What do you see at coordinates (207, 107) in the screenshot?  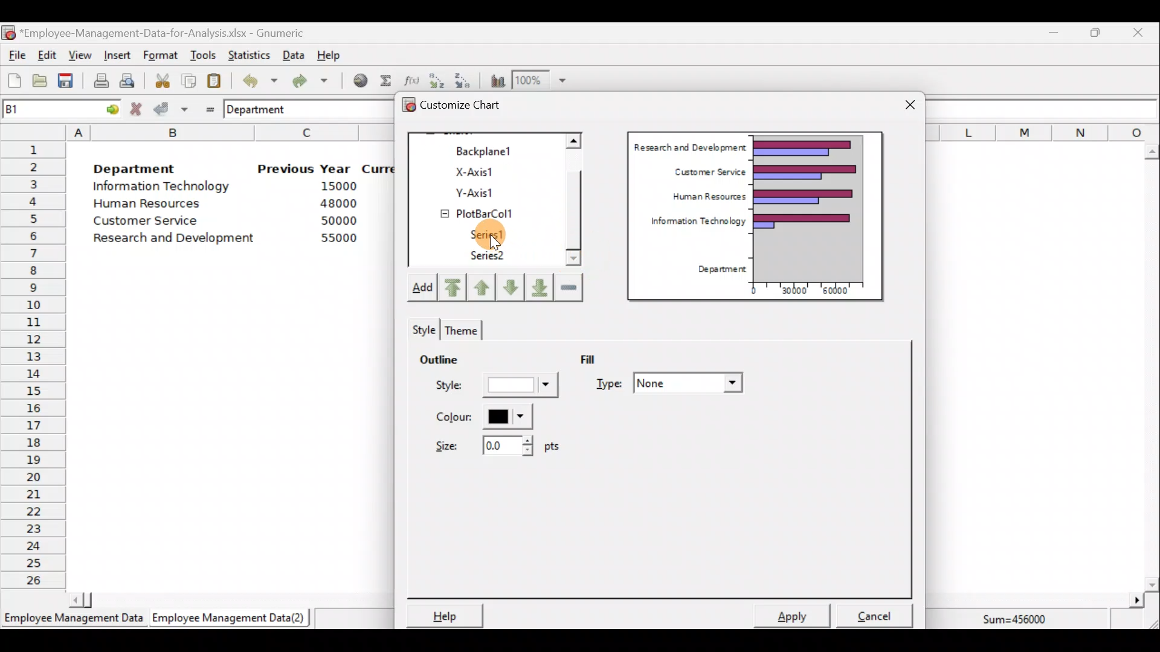 I see `Enter formula` at bounding box center [207, 107].